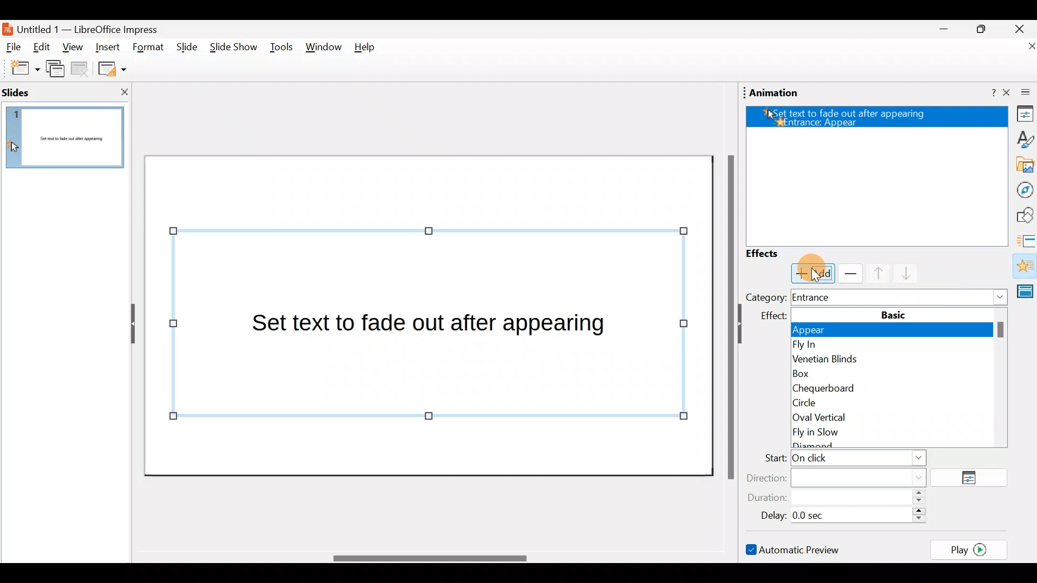 This screenshot has height=583, width=1037. I want to click on Chequerboard, so click(894, 387).